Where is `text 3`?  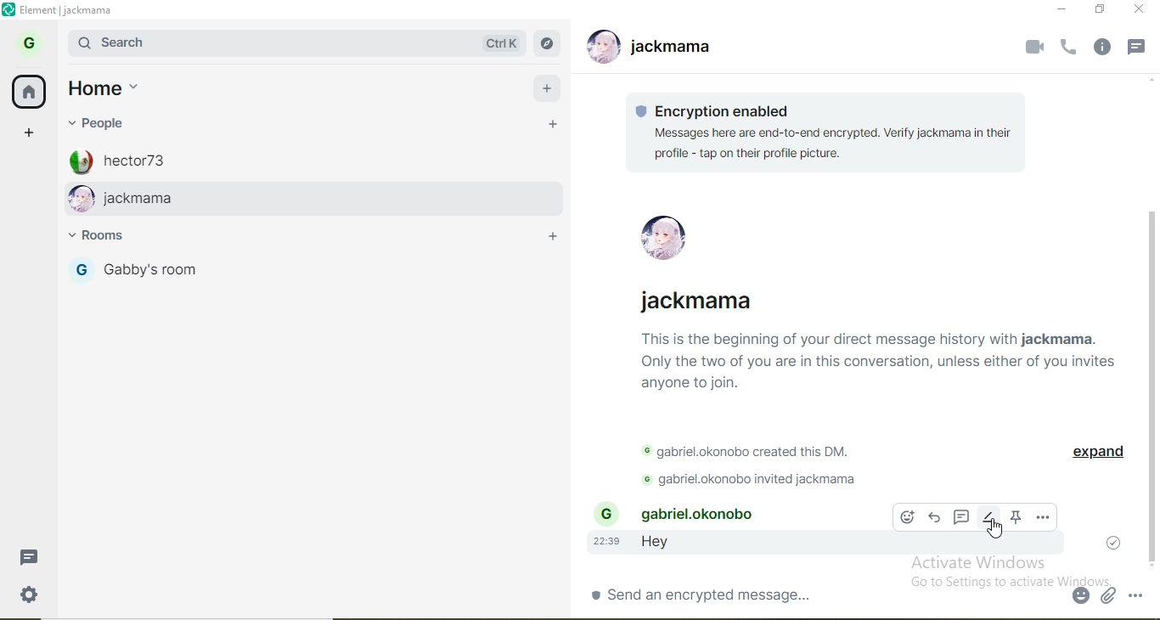
text 3 is located at coordinates (757, 448).